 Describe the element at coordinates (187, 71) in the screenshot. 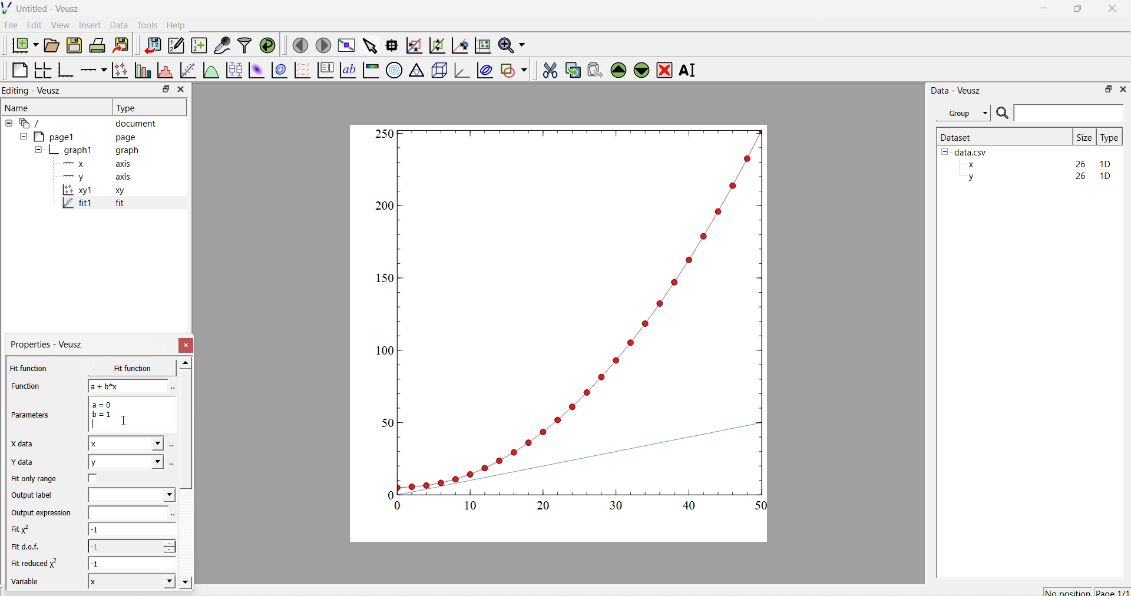

I see `Fit a function to data` at that location.